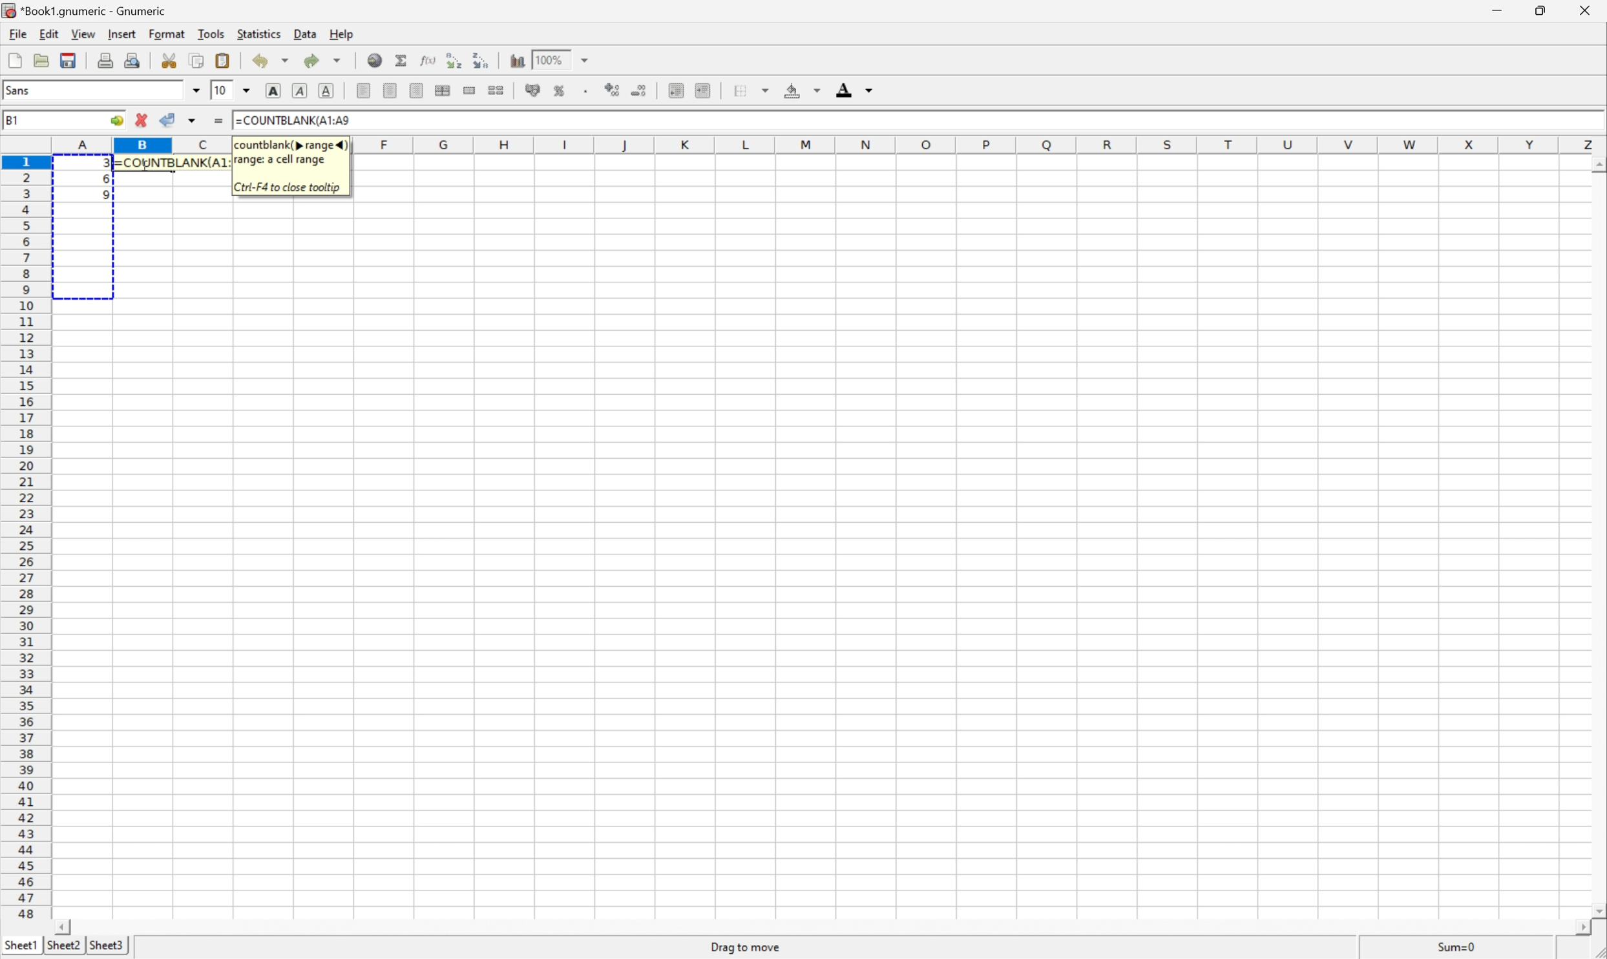 The image size is (1607, 959). What do you see at coordinates (299, 90) in the screenshot?
I see `Italic` at bounding box center [299, 90].